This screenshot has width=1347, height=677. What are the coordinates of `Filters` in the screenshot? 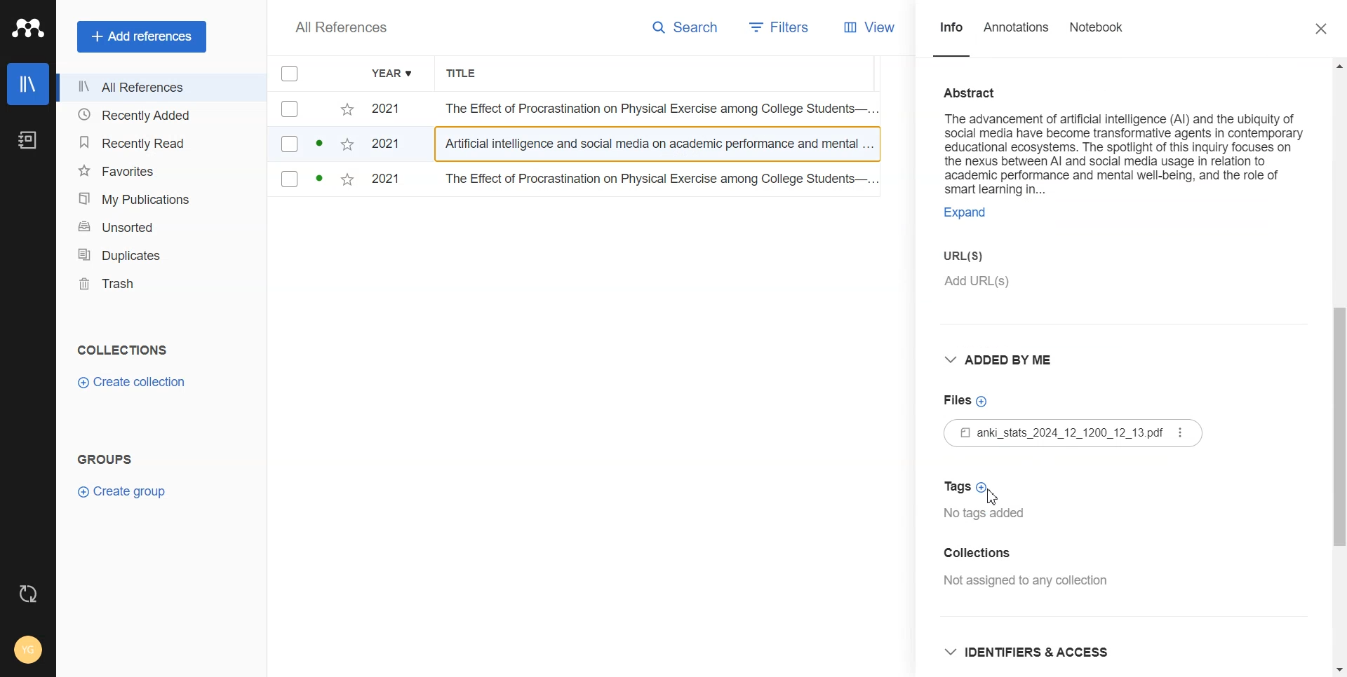 It's located at (777, 27).